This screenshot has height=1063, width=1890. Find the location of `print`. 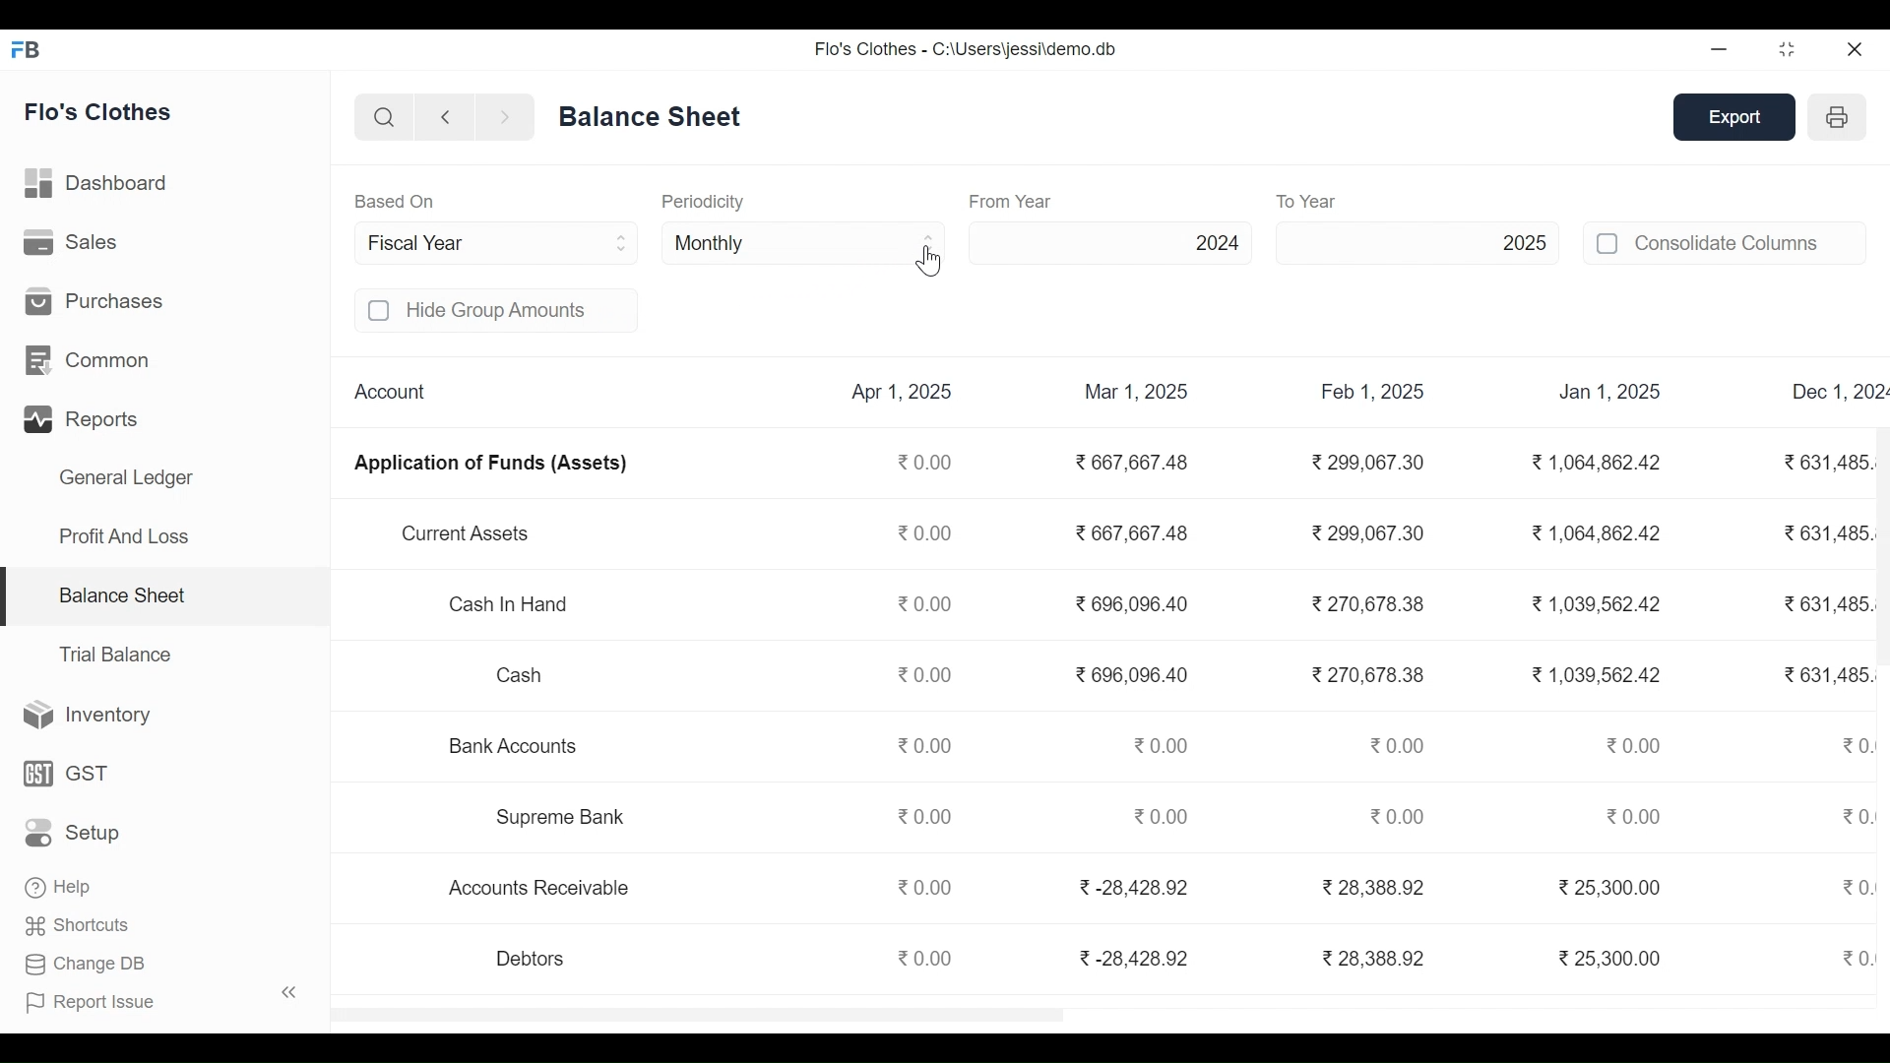

print is located at coordinates (1840, 116).